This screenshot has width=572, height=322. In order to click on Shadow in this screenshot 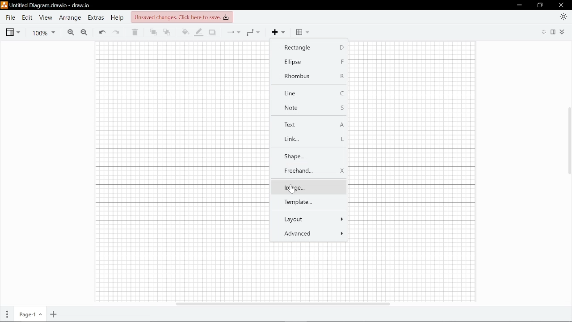, I will do `click(212, 32)`.